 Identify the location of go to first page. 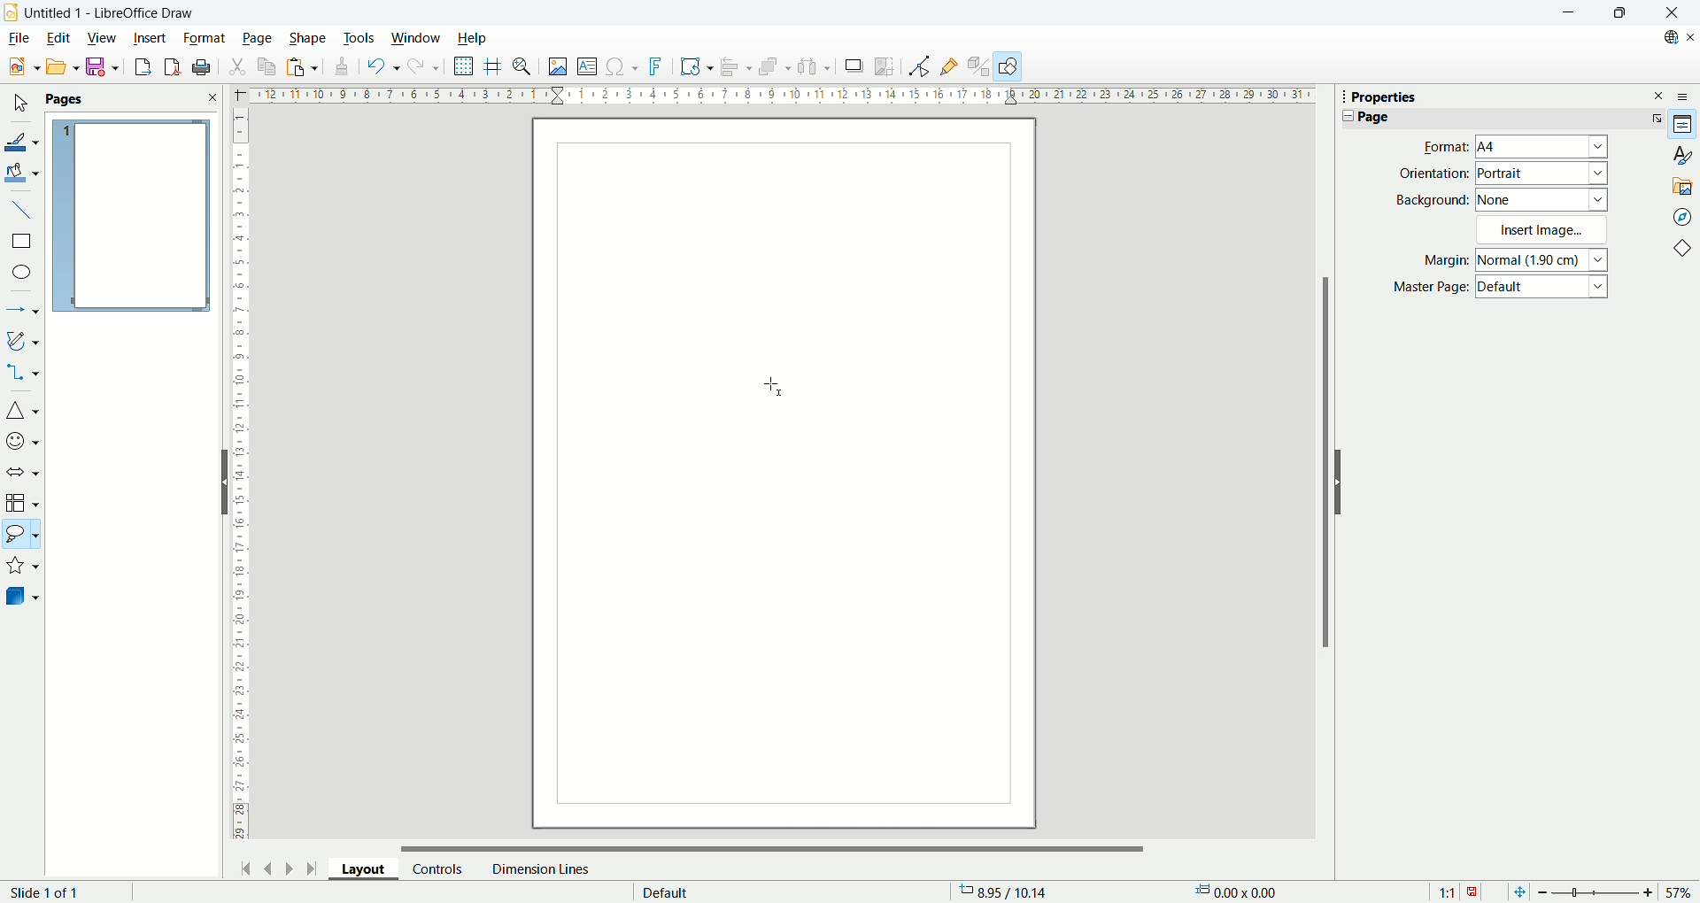
(247, 867).